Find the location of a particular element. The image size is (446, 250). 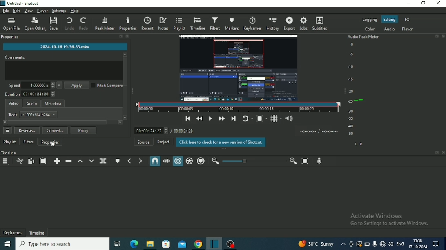

Show all hidden icons is located at coordinates (343, 244).